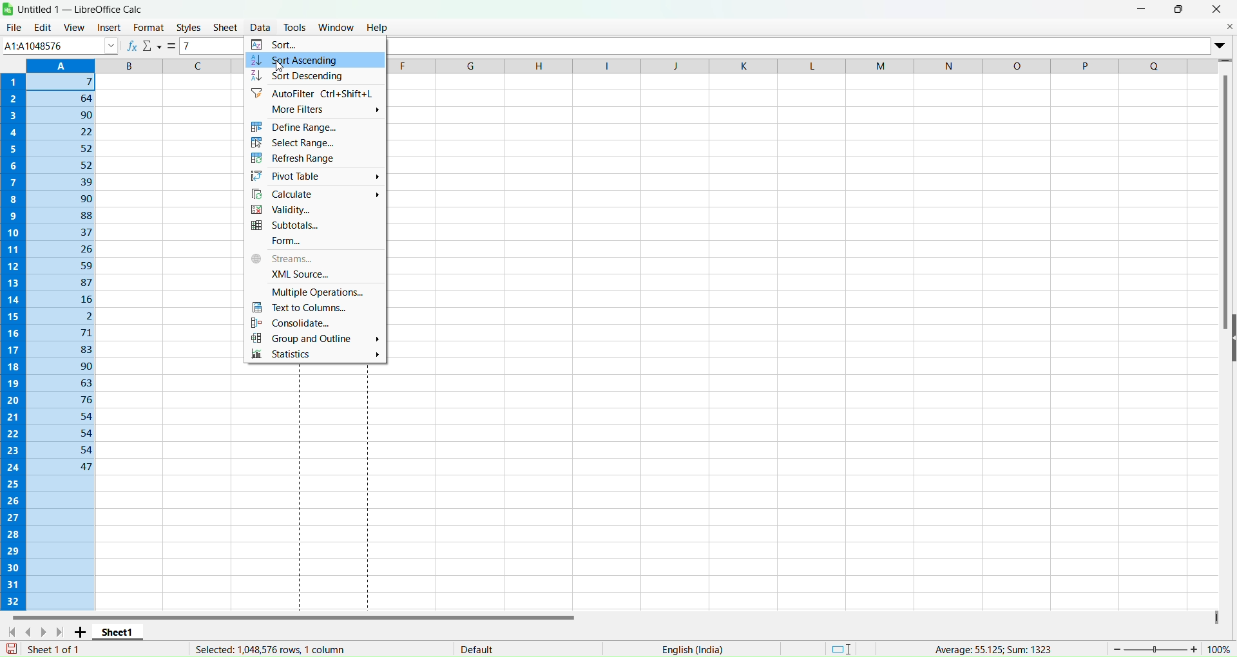 Image resolution: width=1237 pixels, height=657 pixels. Describe the element at coordinates (74, 26) in the screenshot. I see `View` at that location.